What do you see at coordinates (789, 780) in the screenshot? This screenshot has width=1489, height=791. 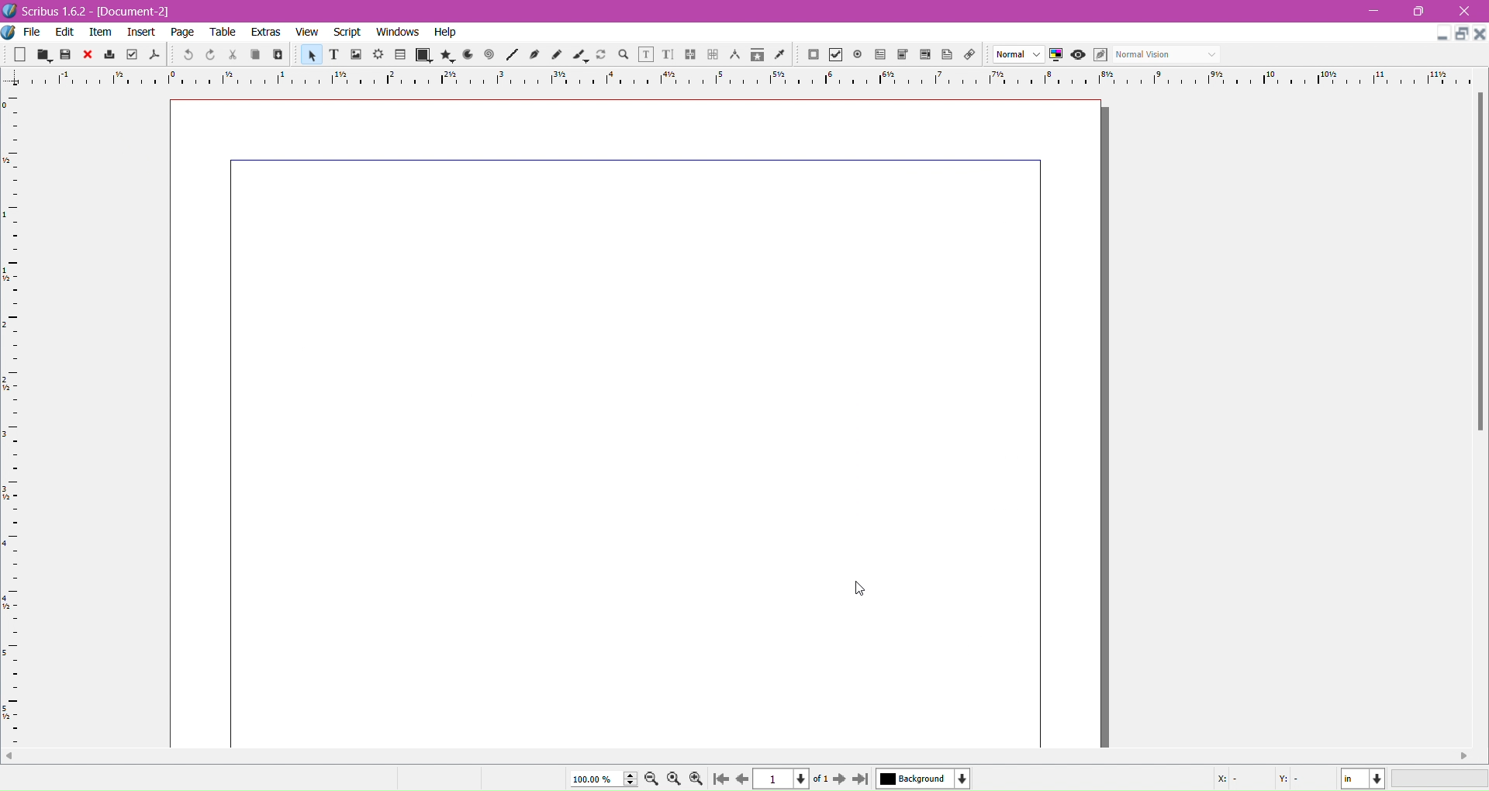 I see `page number` at bounding box center [789, 780].